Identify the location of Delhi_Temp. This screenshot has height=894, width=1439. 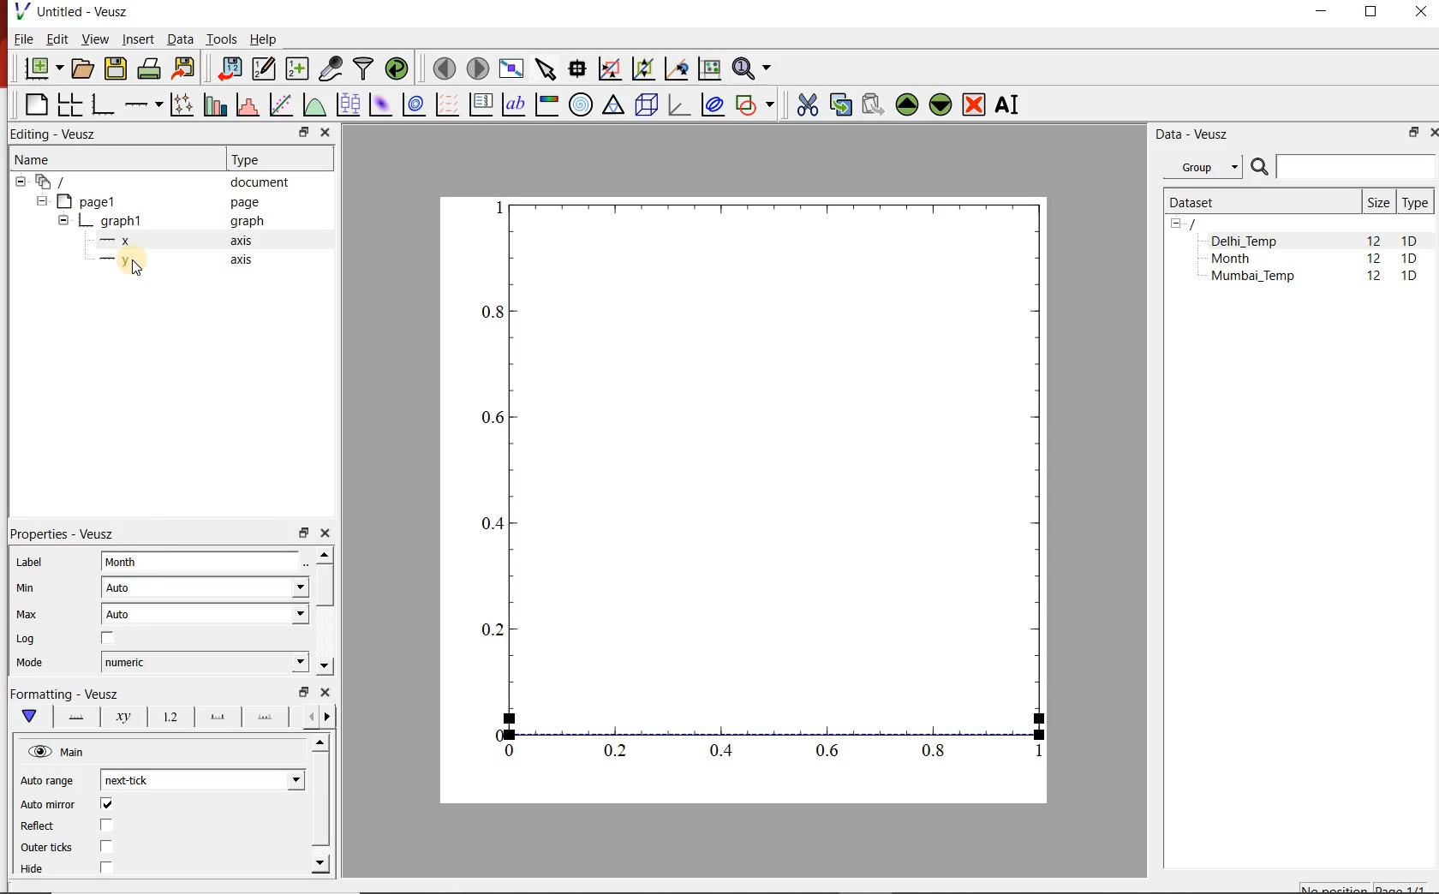
(1247, 241).